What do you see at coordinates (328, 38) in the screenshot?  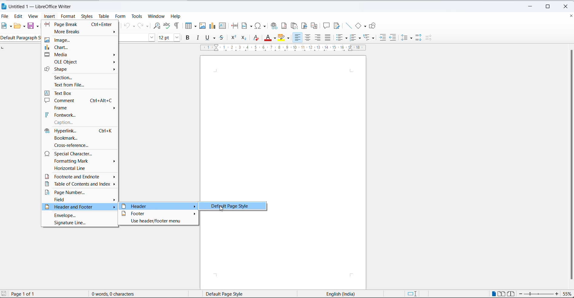 I see `justified` at bounding box center [328, 38].